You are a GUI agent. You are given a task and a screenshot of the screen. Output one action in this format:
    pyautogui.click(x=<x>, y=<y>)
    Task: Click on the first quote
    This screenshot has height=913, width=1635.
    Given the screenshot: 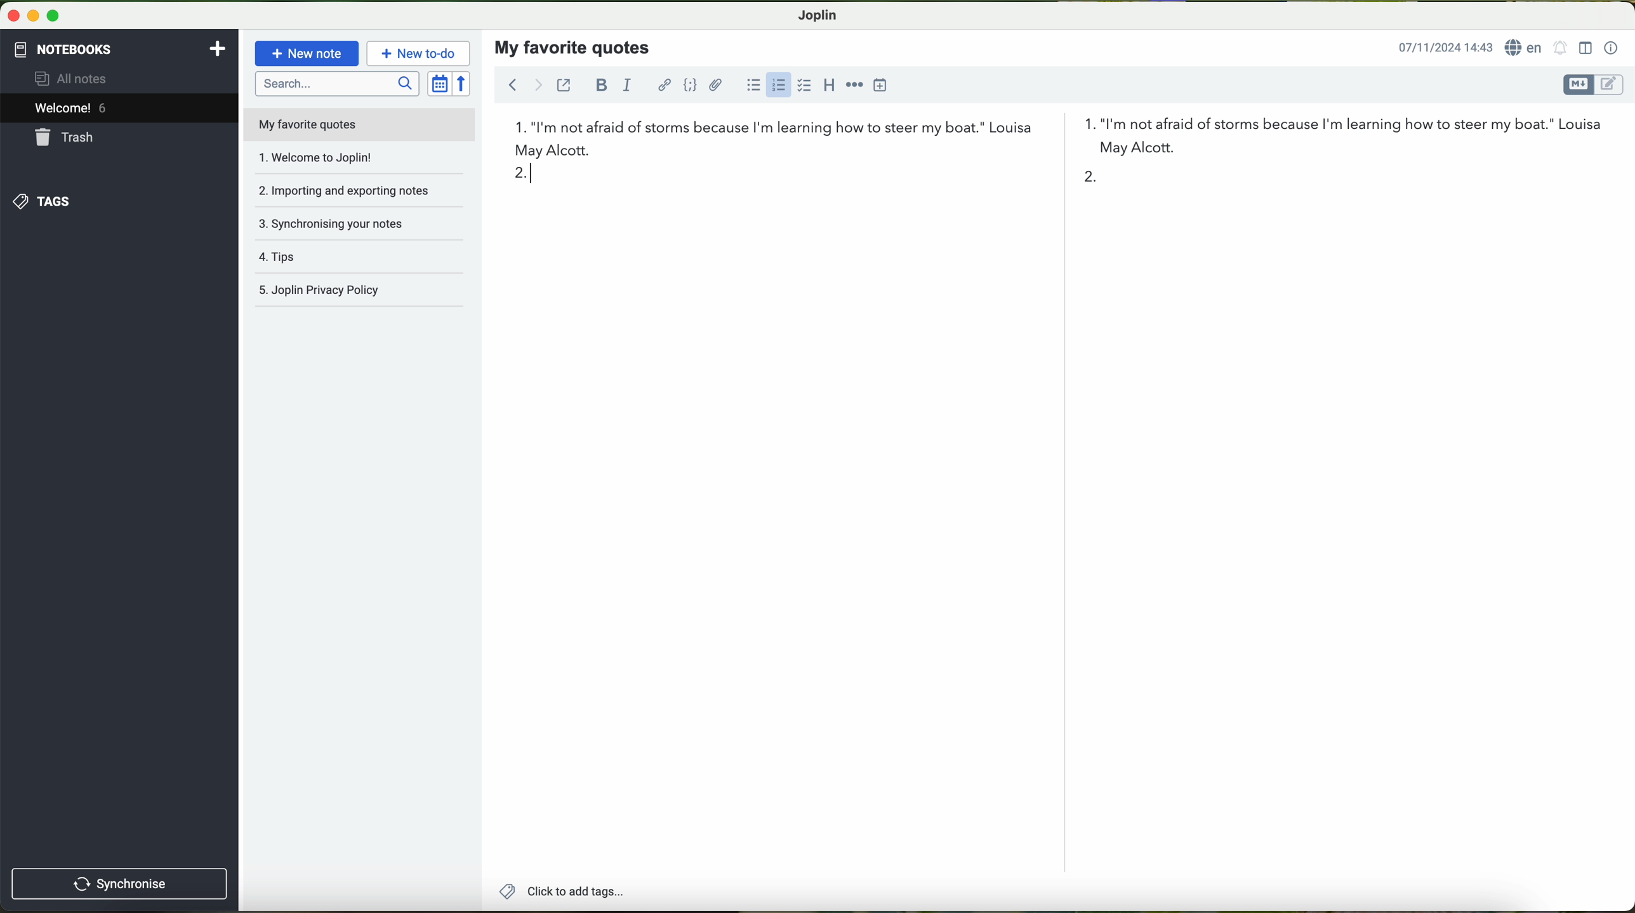 What is the action you would take?
    pyautogui.click(x=1057, y=141)
    